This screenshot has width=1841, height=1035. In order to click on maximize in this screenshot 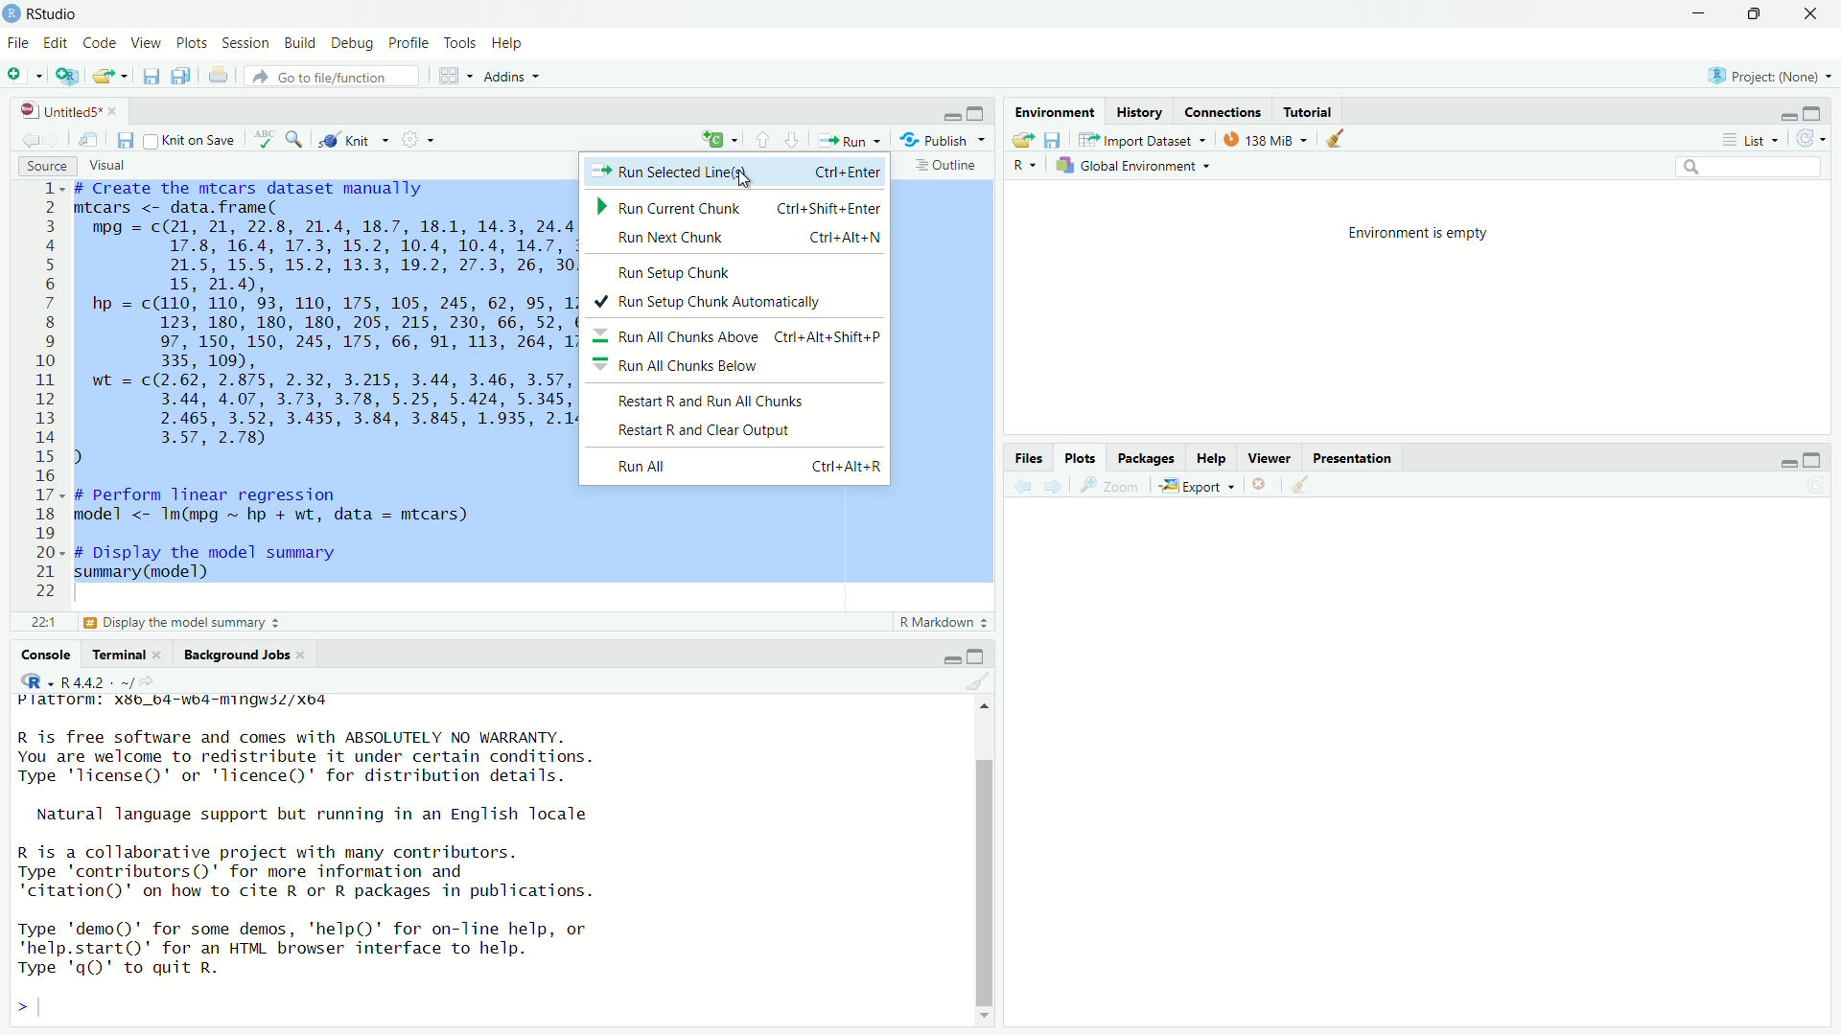, I will do `click(979, 654)`.